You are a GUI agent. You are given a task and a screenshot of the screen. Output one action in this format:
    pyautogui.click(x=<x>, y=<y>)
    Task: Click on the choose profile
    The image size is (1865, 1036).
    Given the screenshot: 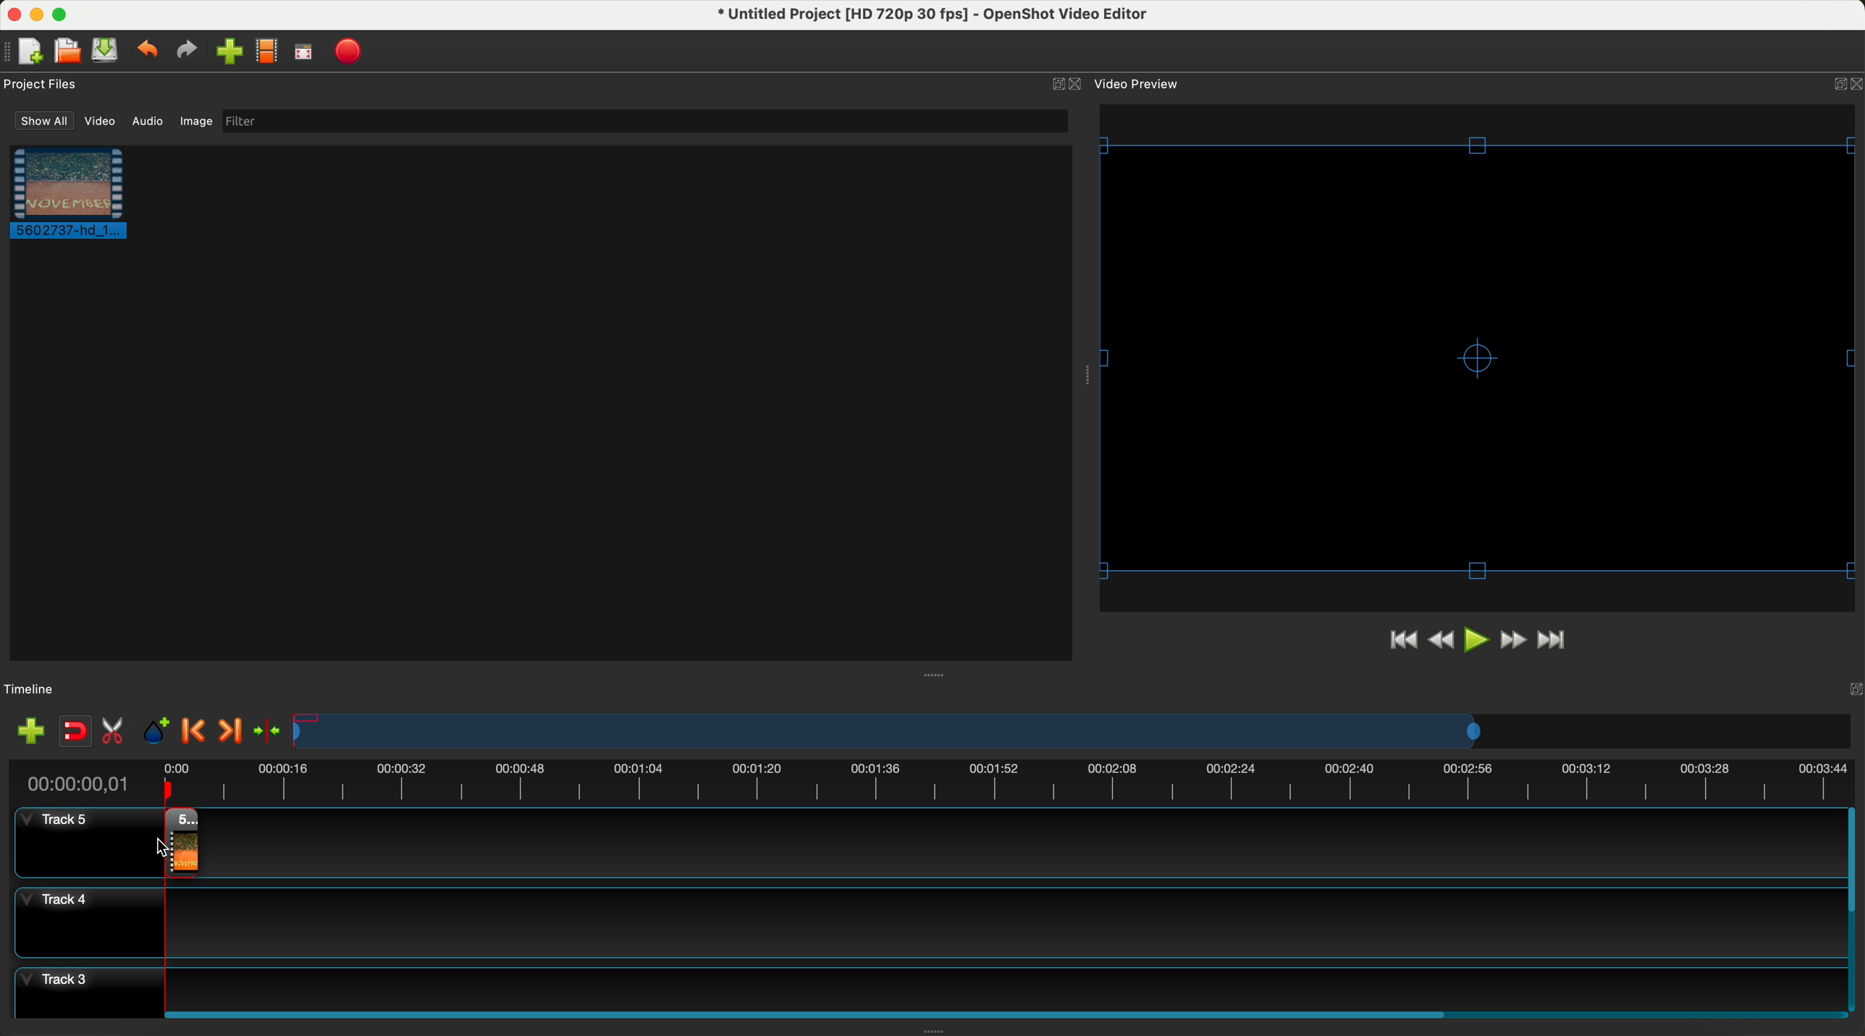 What is the action you would take?
    pyautogui.click(x=266, y=51)
    